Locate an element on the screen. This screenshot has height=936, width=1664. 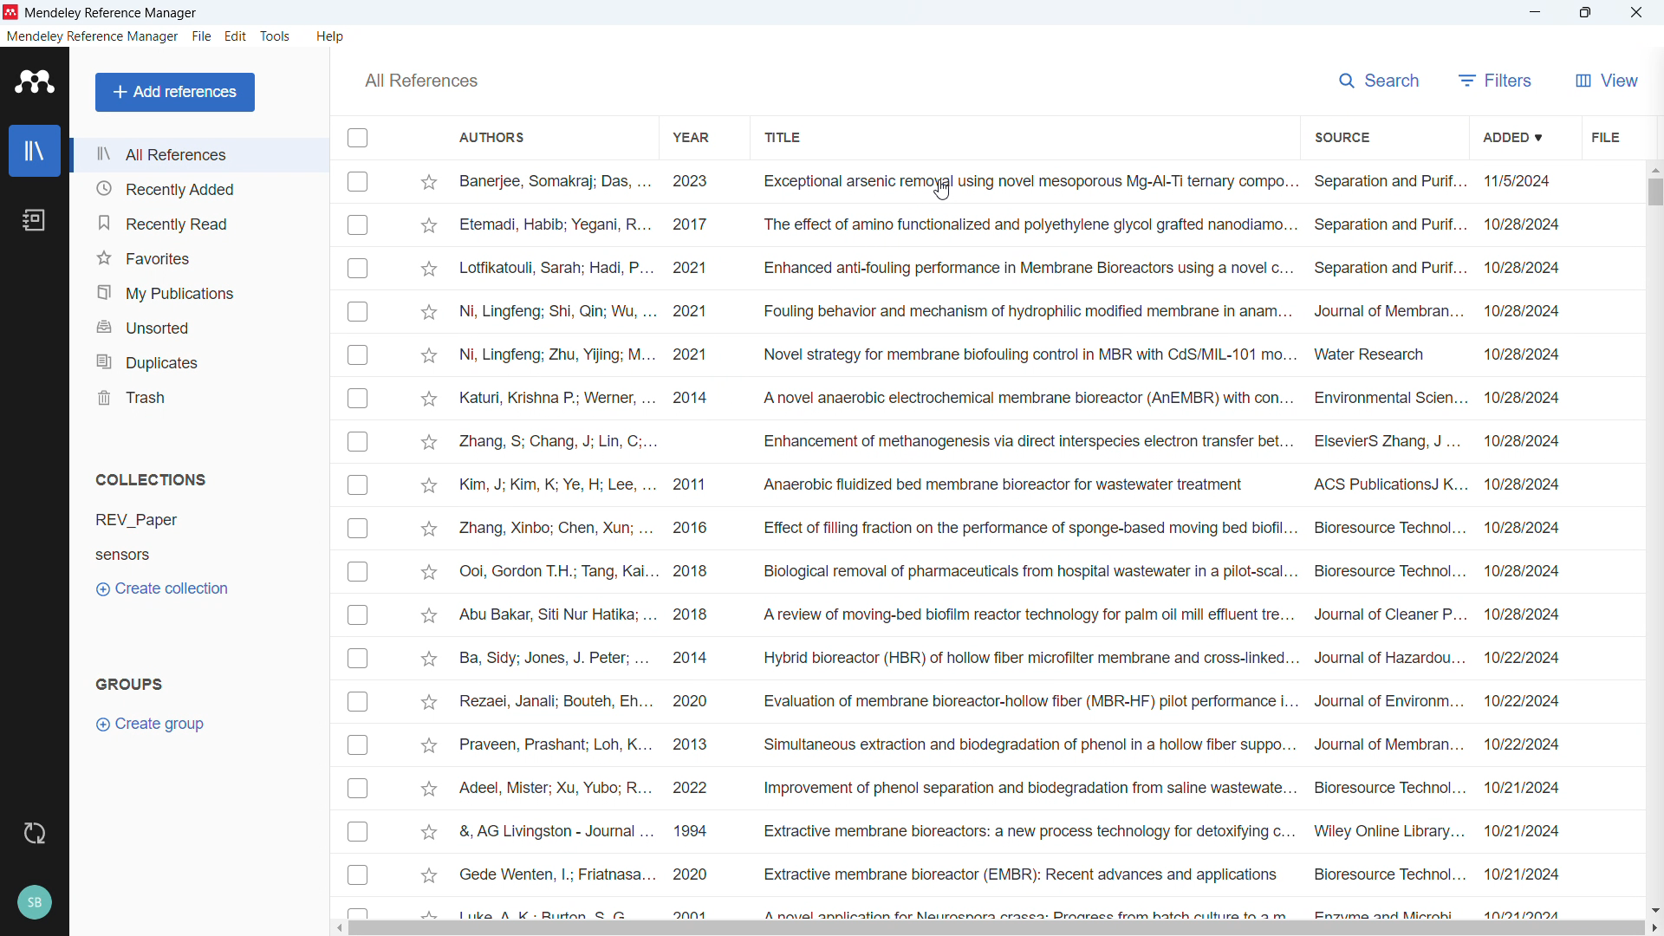
add references is located at coordinates (176, 92).